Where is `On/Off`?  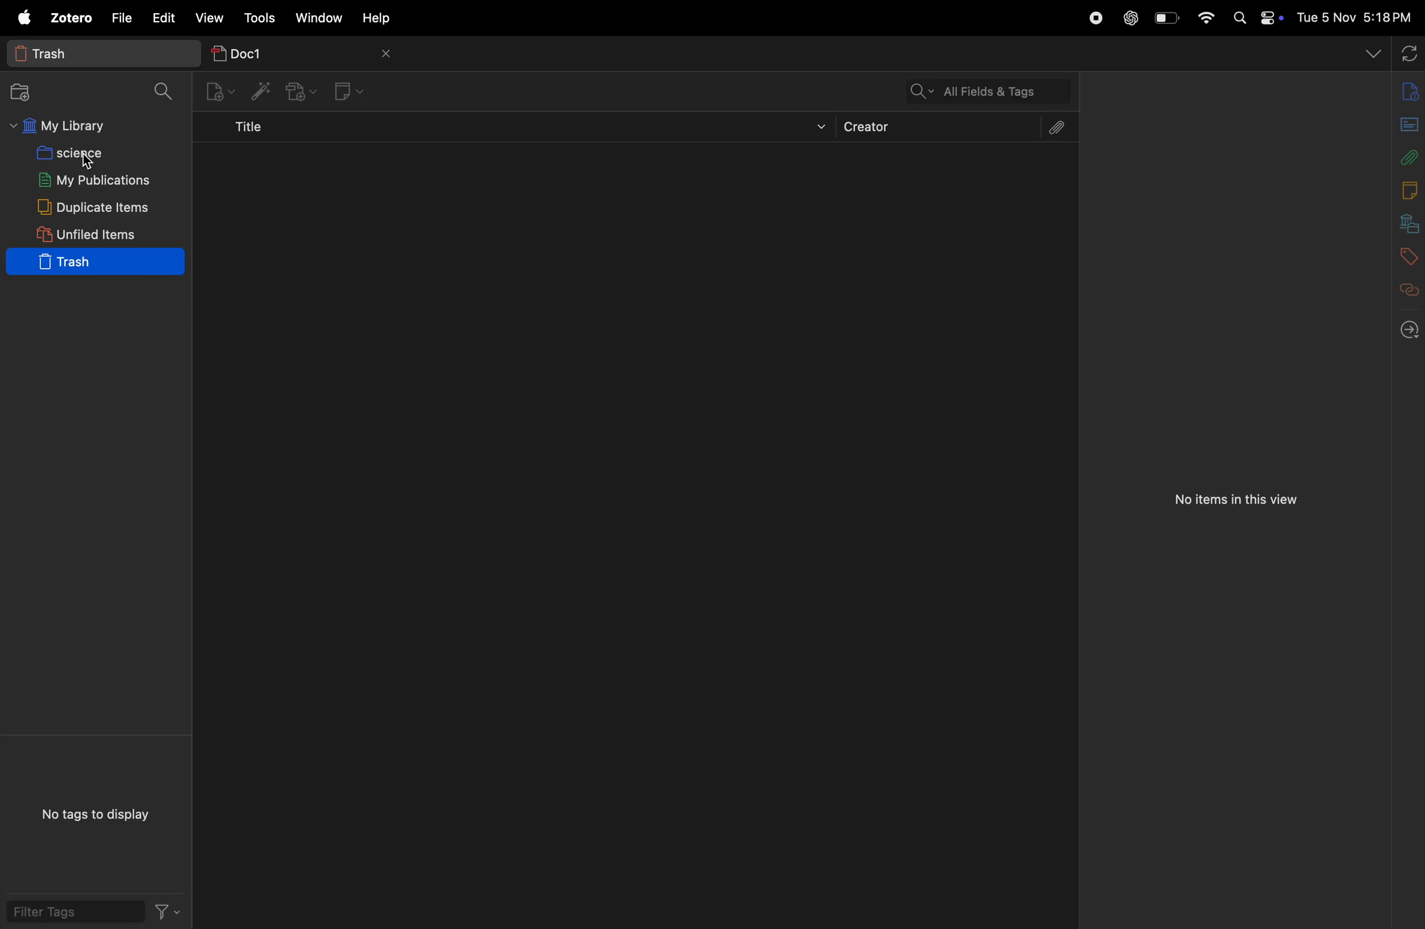
On/Off is located at coordinates (1268, 19).